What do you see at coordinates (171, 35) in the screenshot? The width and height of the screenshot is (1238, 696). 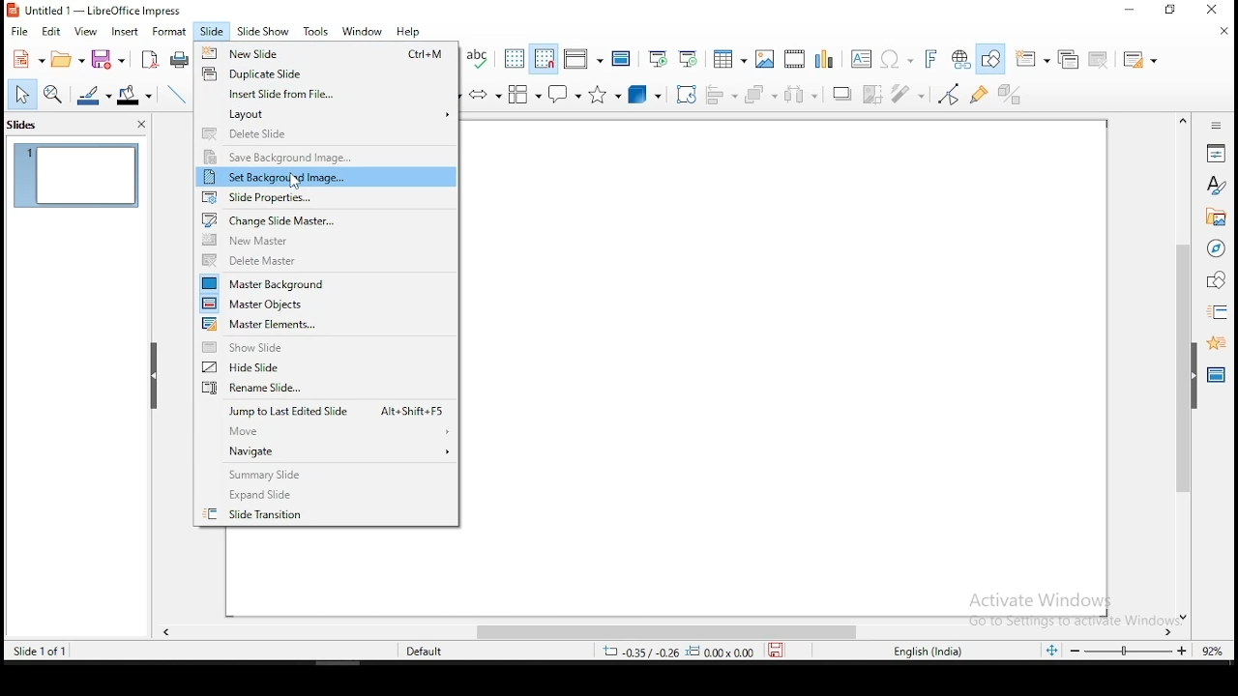 I see `format` at bounding box center [171, 35].